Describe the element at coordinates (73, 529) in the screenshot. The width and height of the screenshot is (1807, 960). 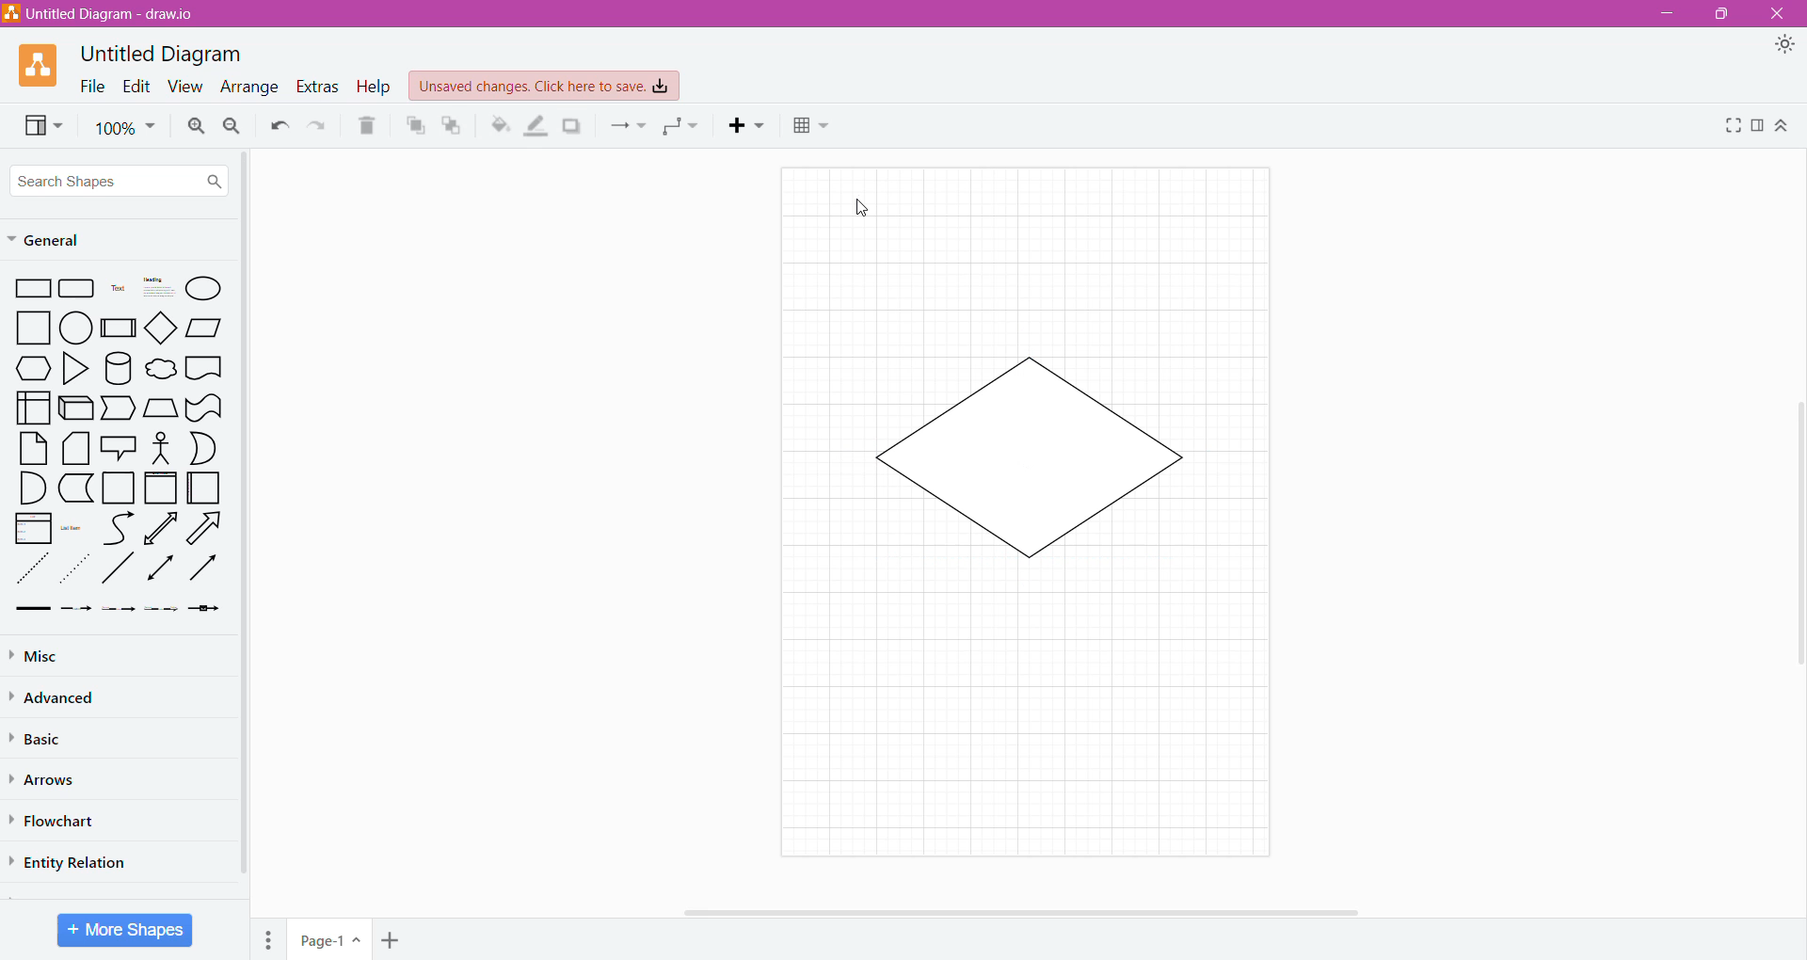
I see `List Item` at that location.